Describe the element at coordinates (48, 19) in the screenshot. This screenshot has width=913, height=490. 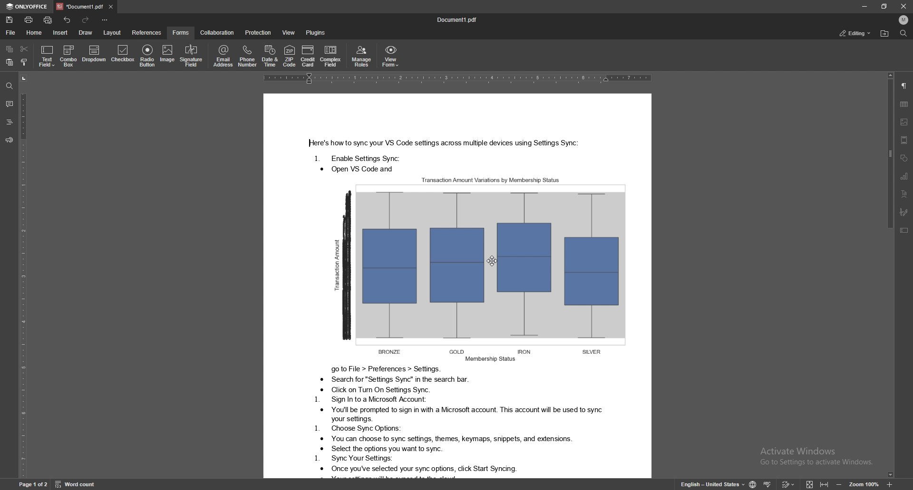
I see `quick print` at that location.